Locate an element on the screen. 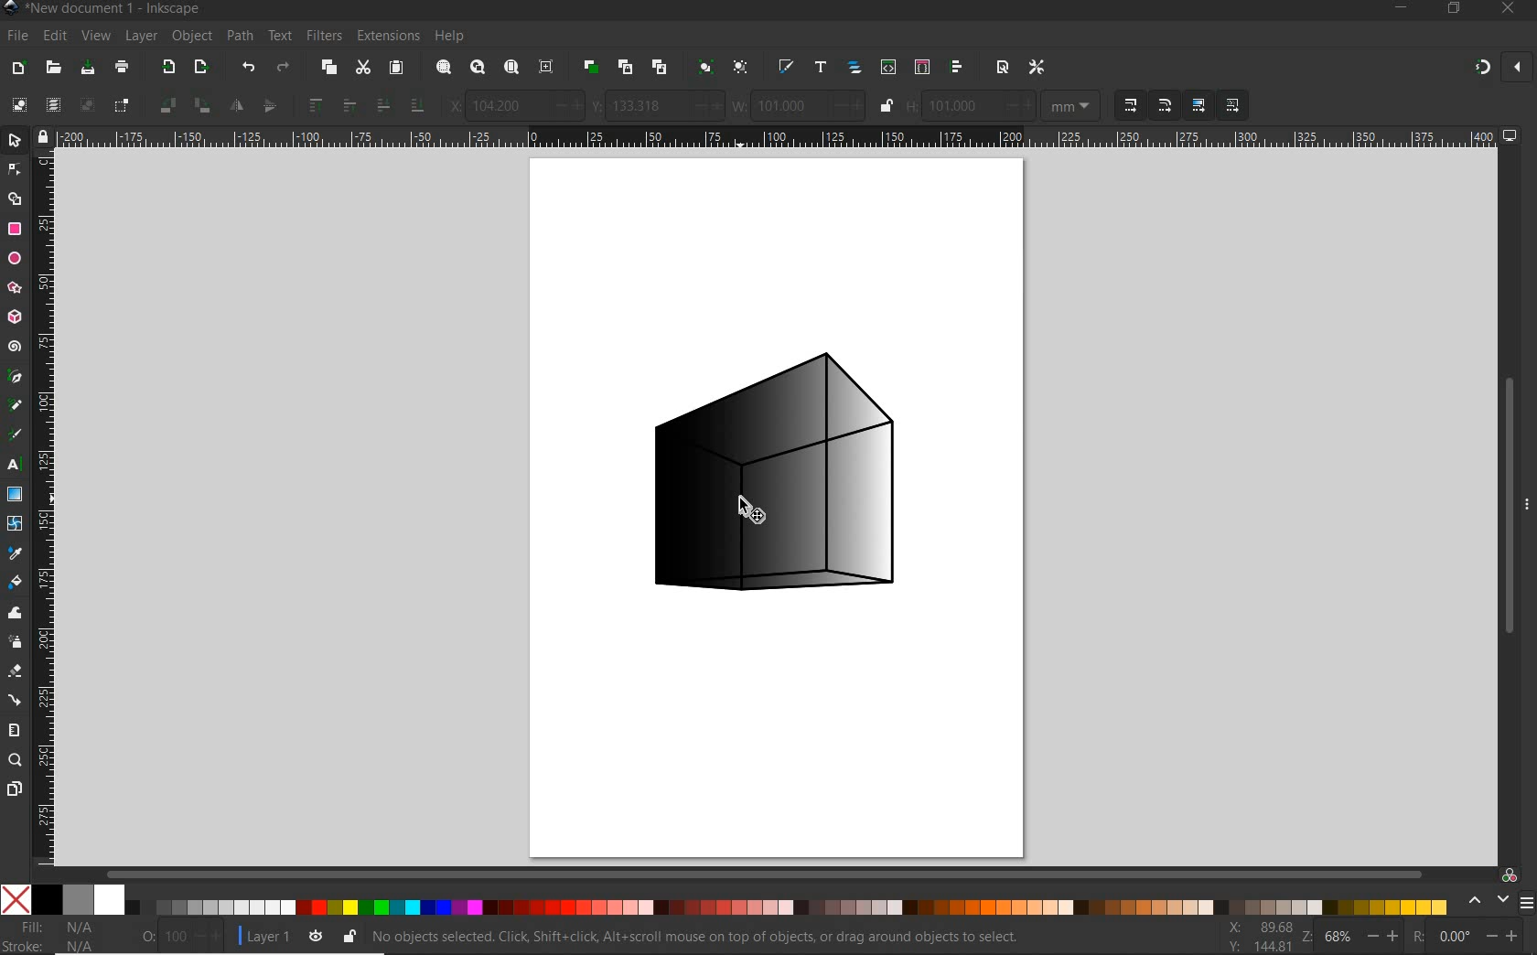 The image size is (1537, 955). NODE TOOL is located at coordinates (16, 167).